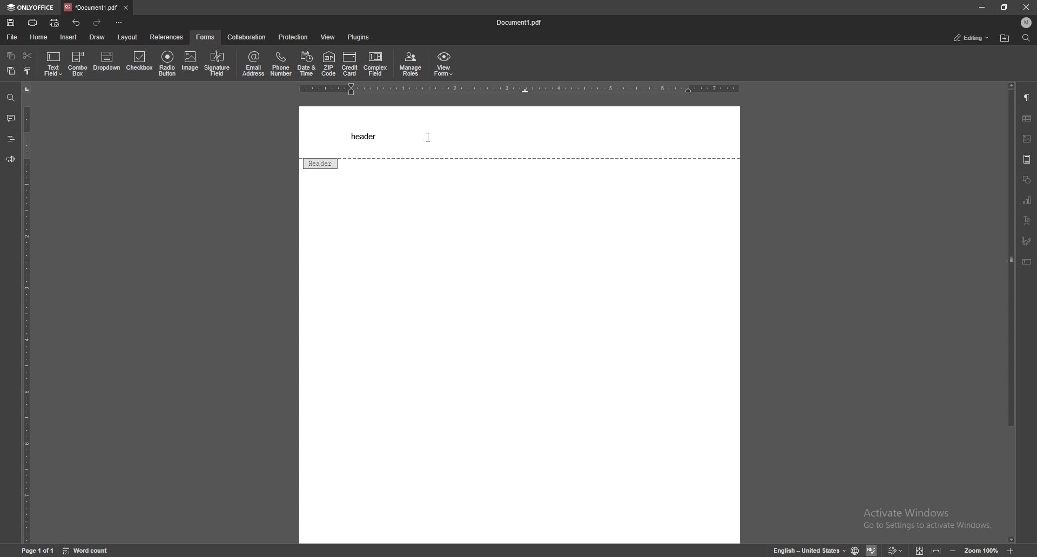 The height and width of the screenshot is (557, 1037). Describe the element at coordinates (1027, 139) in the screenshot. I see `image` at that location.